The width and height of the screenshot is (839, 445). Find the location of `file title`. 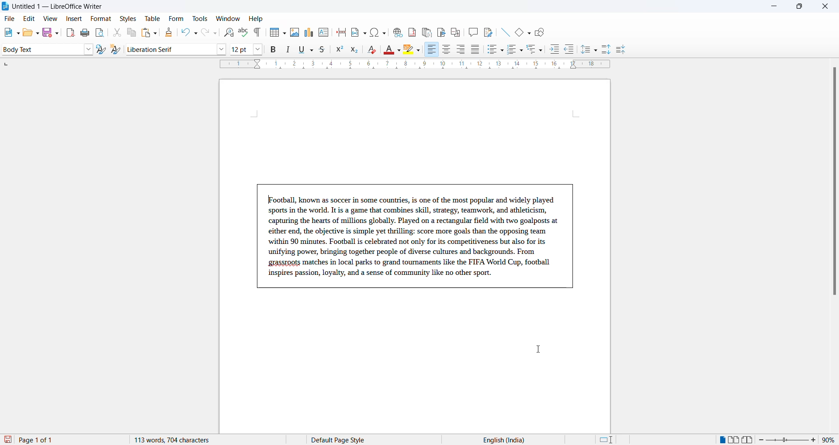

file title is located at coordinates (53, 6).